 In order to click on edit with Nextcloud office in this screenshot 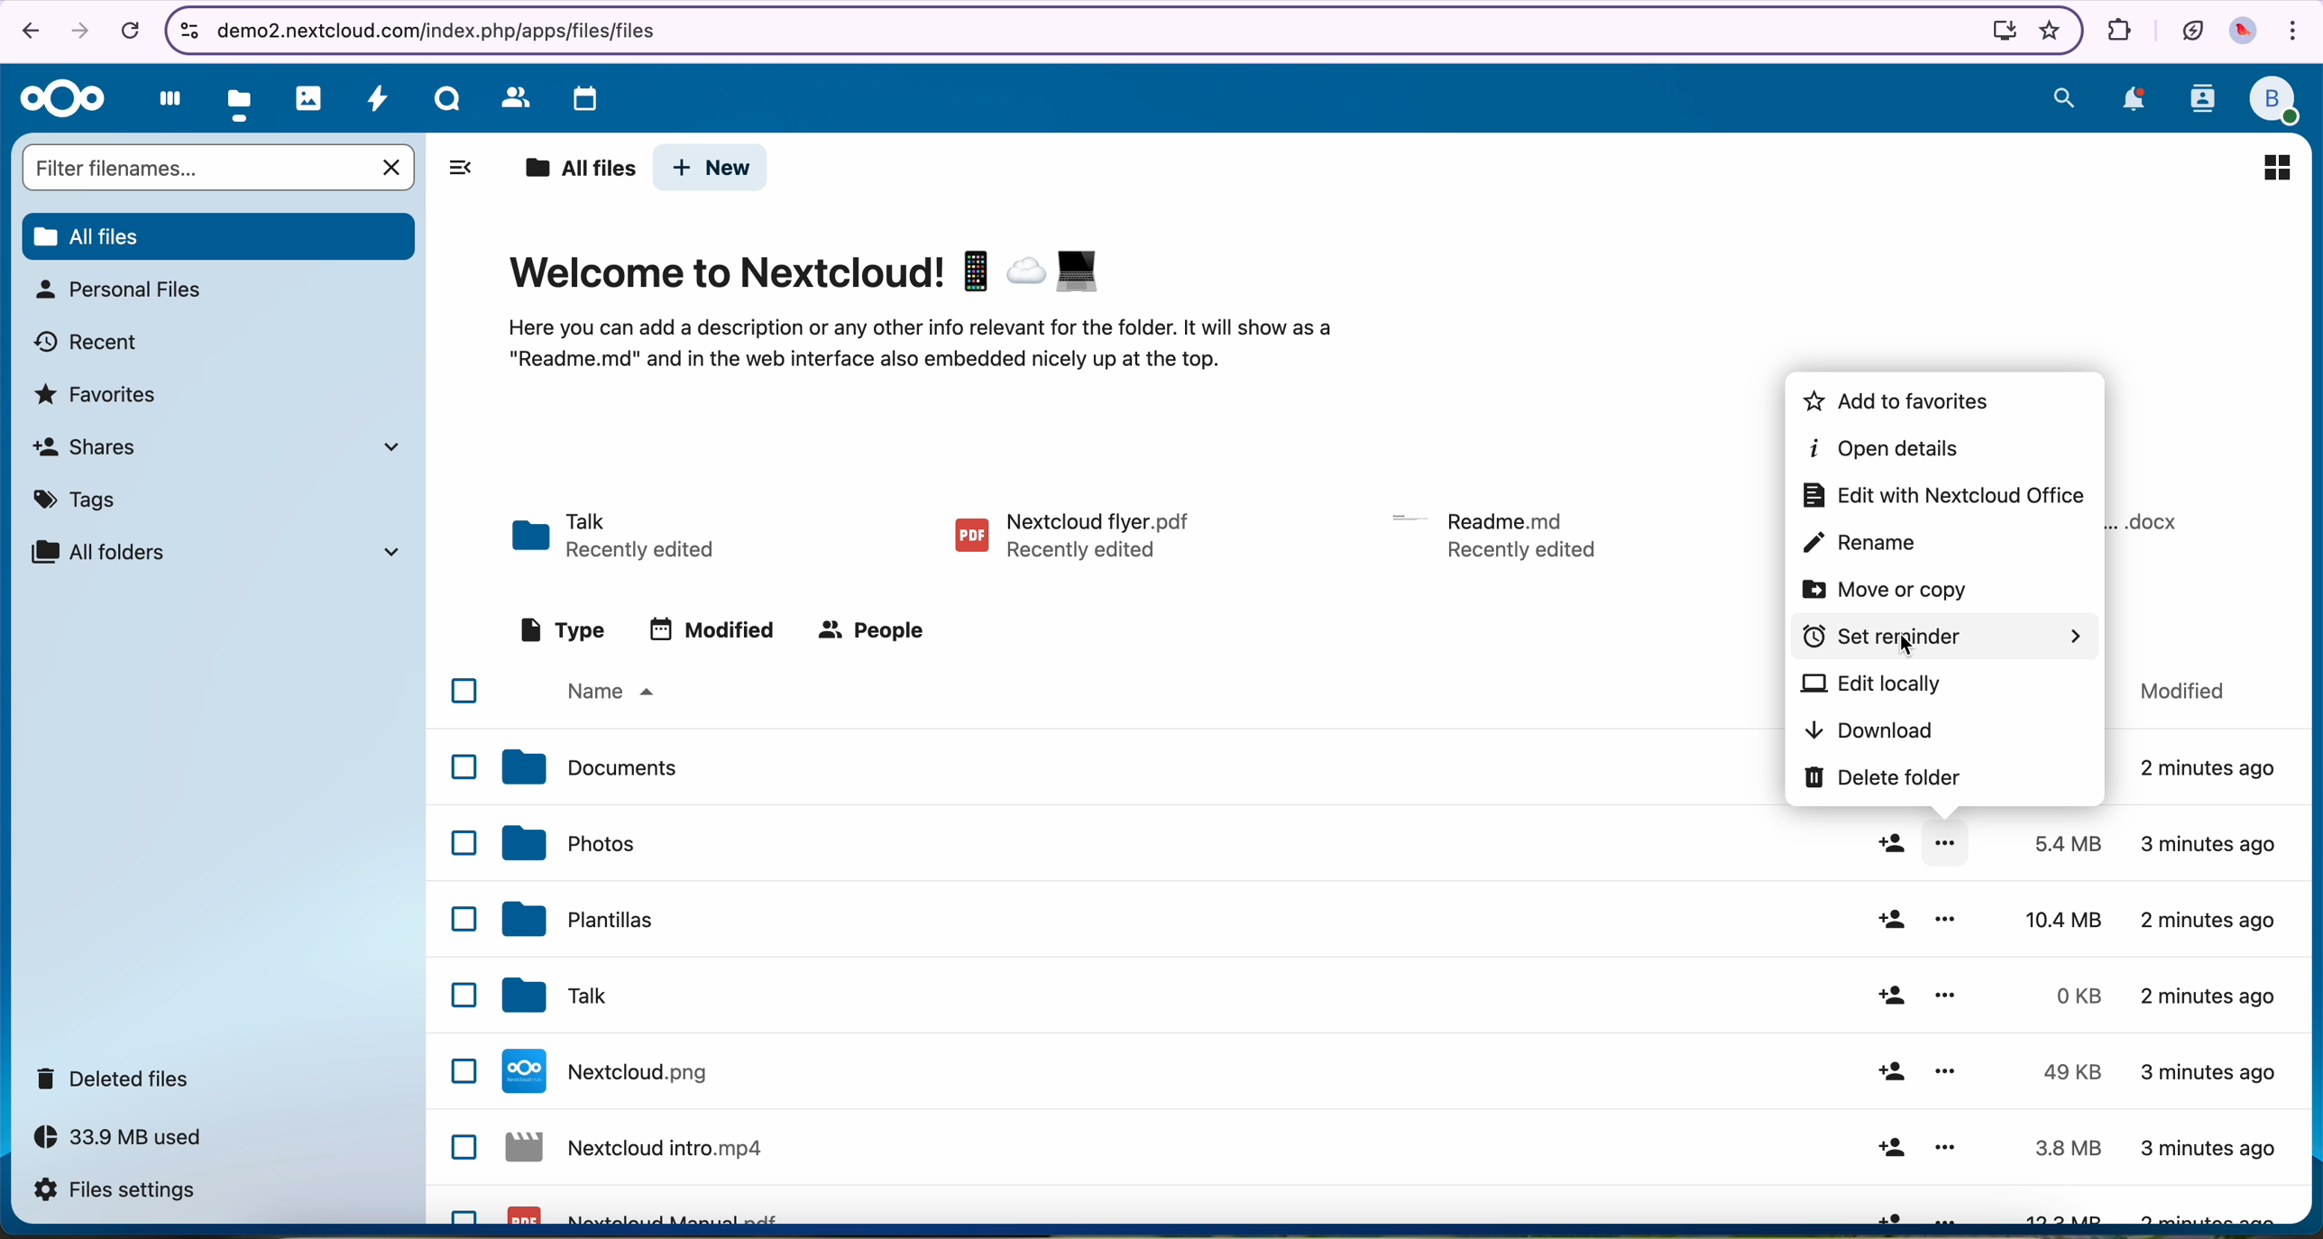, I will do `click(1942, 498)`.